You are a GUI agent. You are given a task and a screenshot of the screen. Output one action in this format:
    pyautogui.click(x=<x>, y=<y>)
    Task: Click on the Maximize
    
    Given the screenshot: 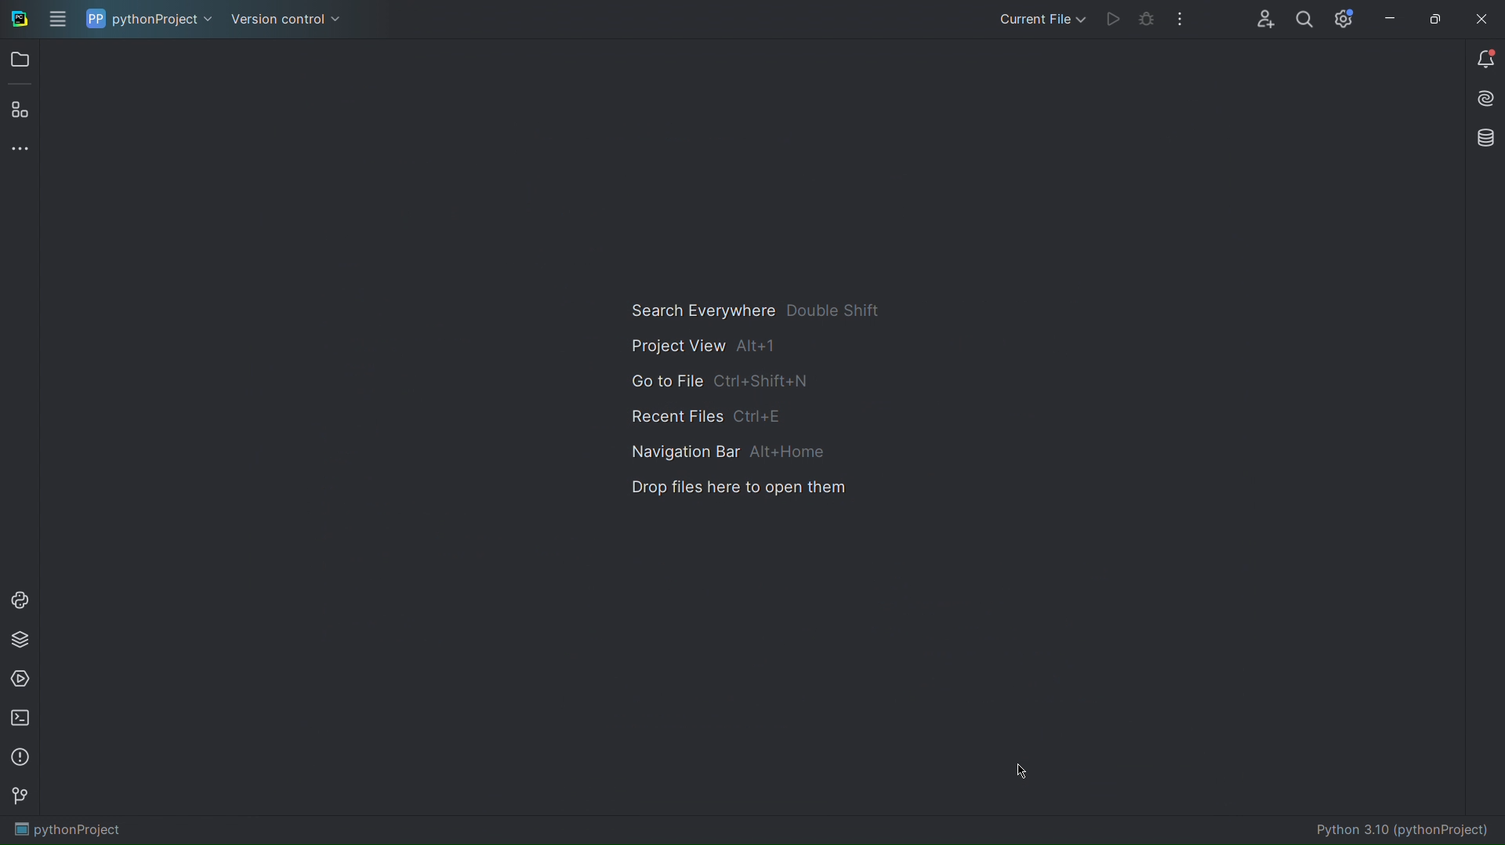 What is the action you would take?
    pyautogui.click(x=1434, y=17)
    